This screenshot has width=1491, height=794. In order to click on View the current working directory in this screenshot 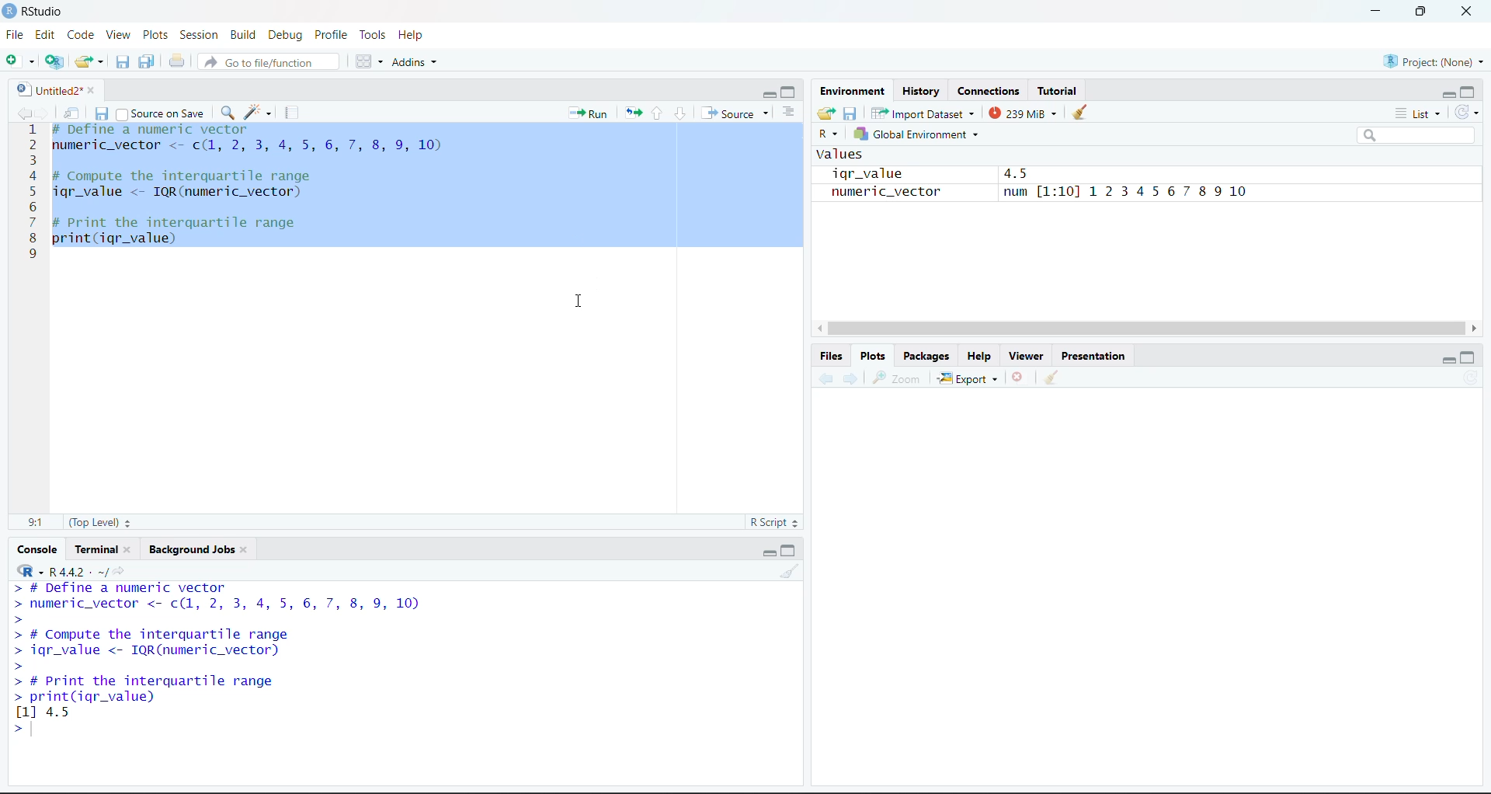, I will do `click(123, 572)`.